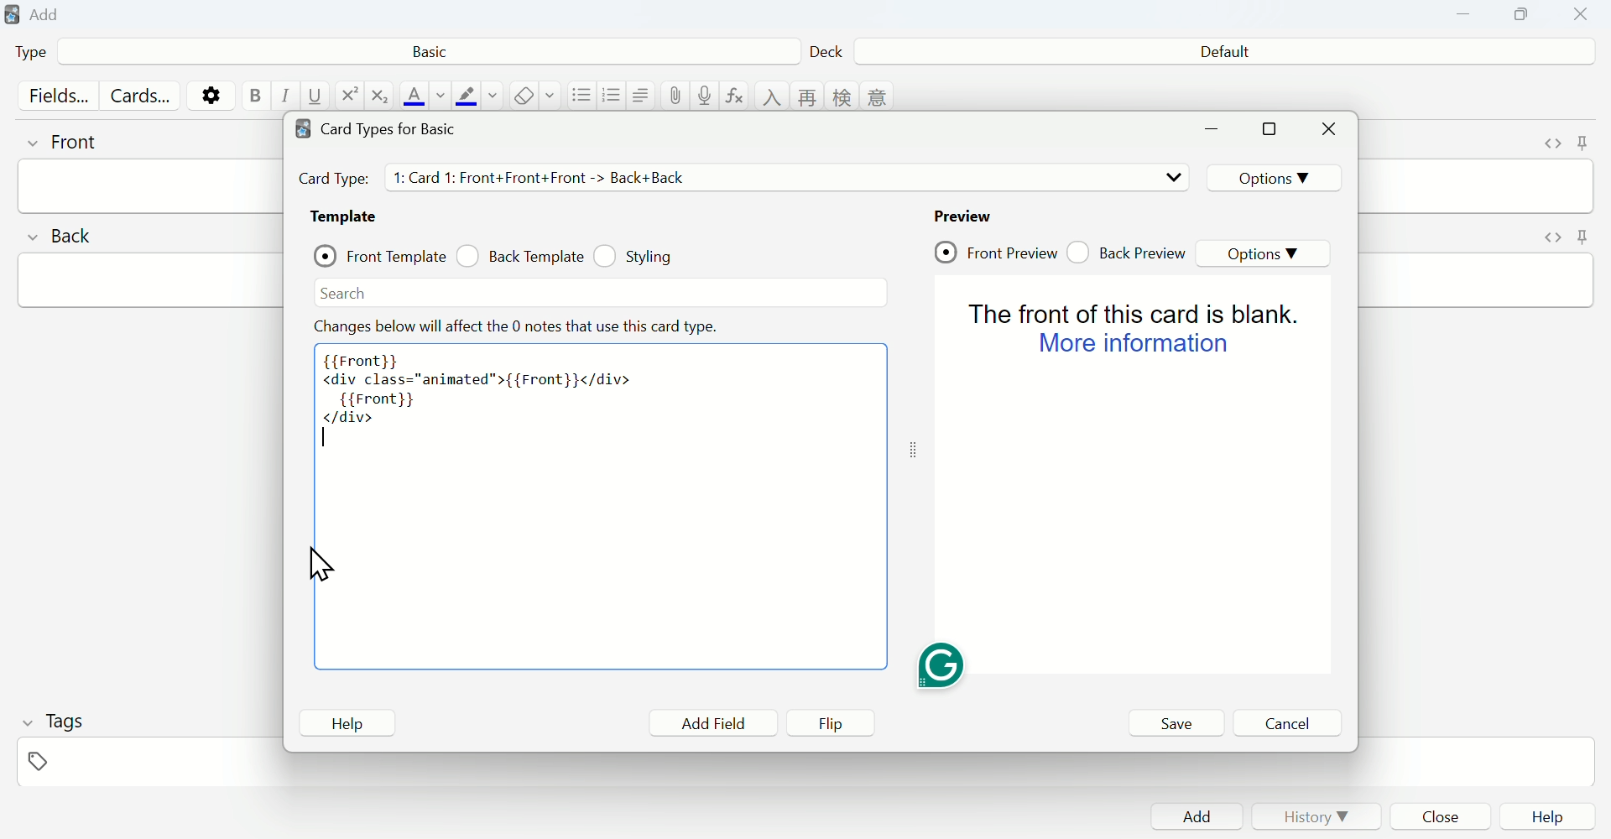 Image resolution: width=1611 pixels, height=839 pixels. Describe the element at coordinates (996, 253) in the screenshot. I see `Front Preview` at that location.